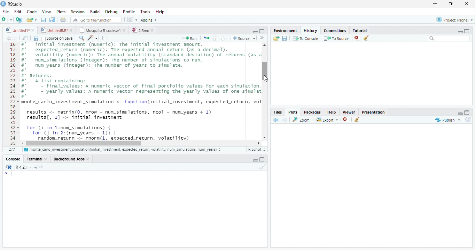  I want to click on Source on save, so click(58, 39).